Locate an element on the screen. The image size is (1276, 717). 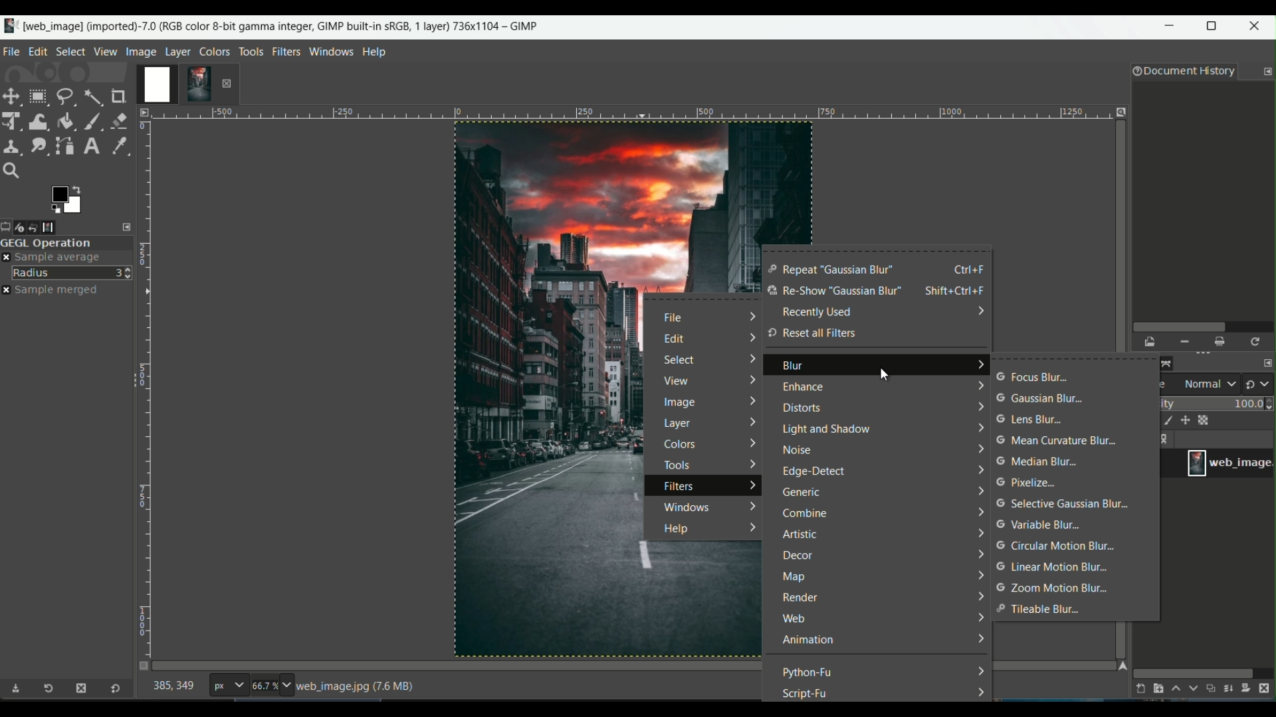
guassian blur is located at coordinates (1041, 399).